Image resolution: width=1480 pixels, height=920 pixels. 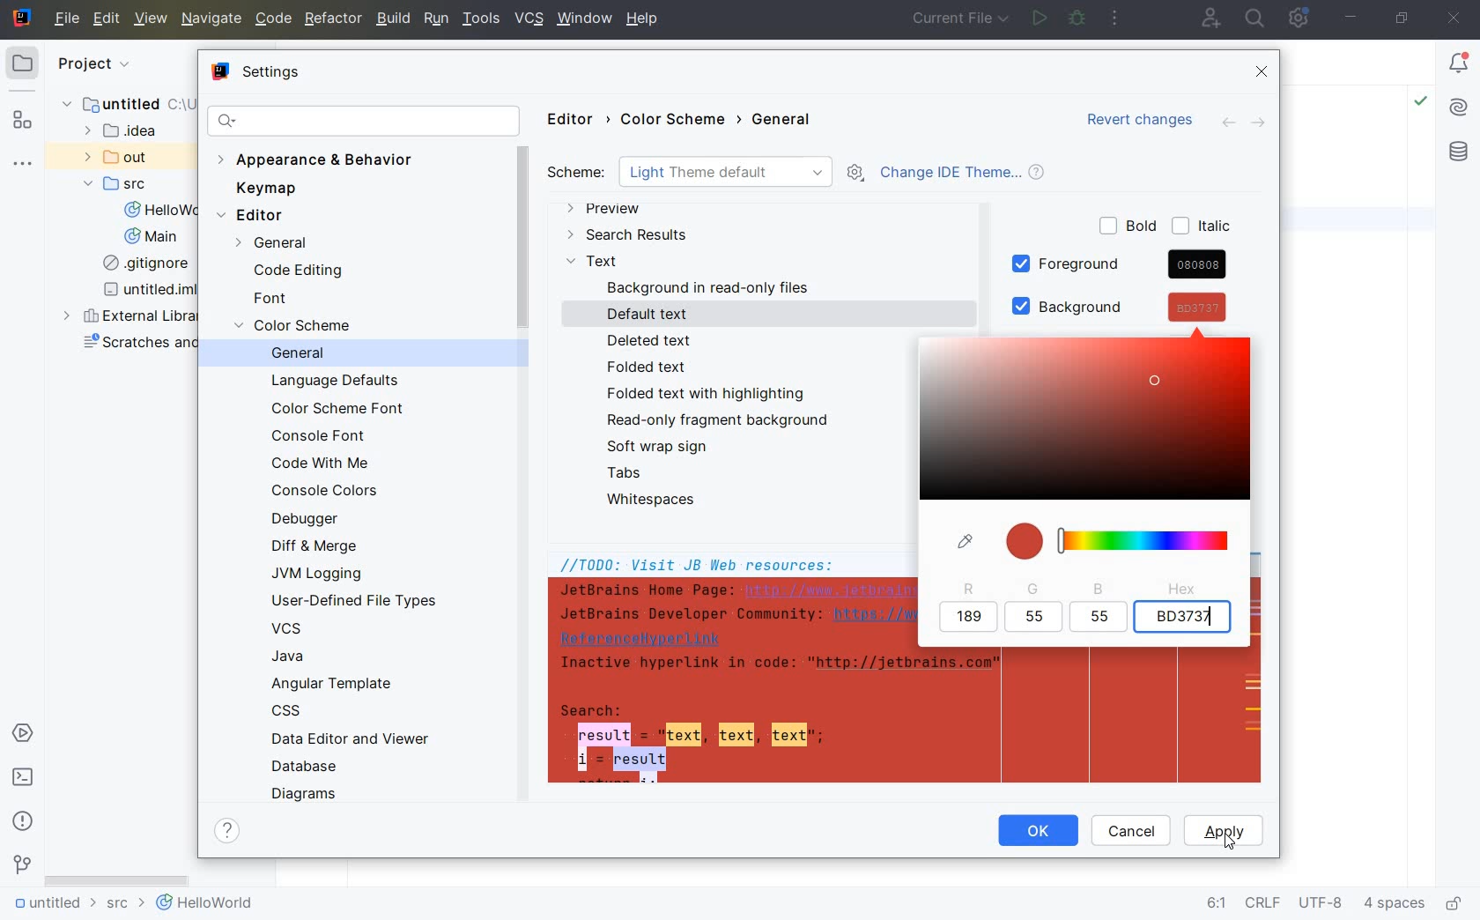 I want to click on DATA EDITOR AND VIEWER, so click(x=347, y=740).